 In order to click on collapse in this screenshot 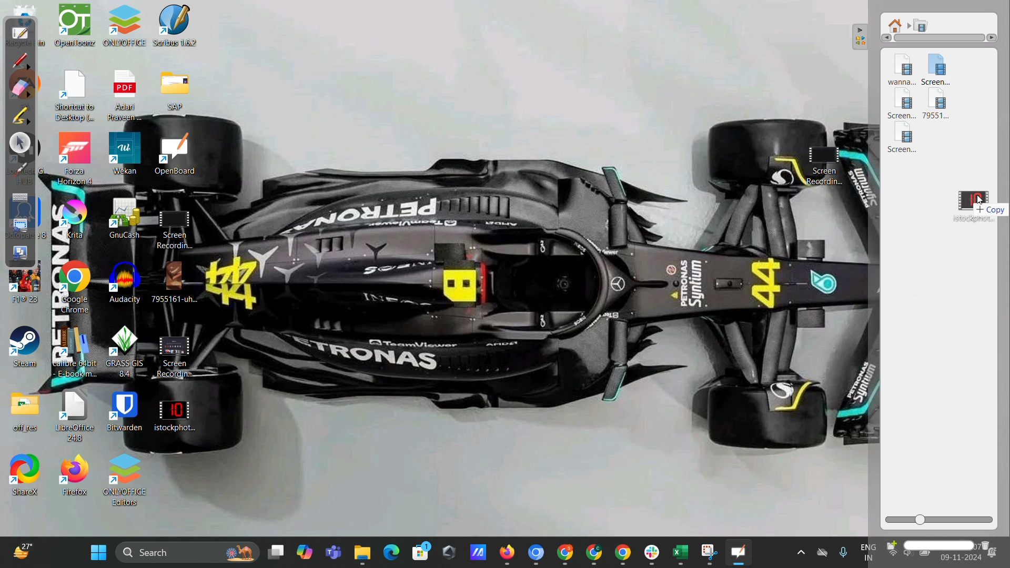, I will do `click(864, 36)`.